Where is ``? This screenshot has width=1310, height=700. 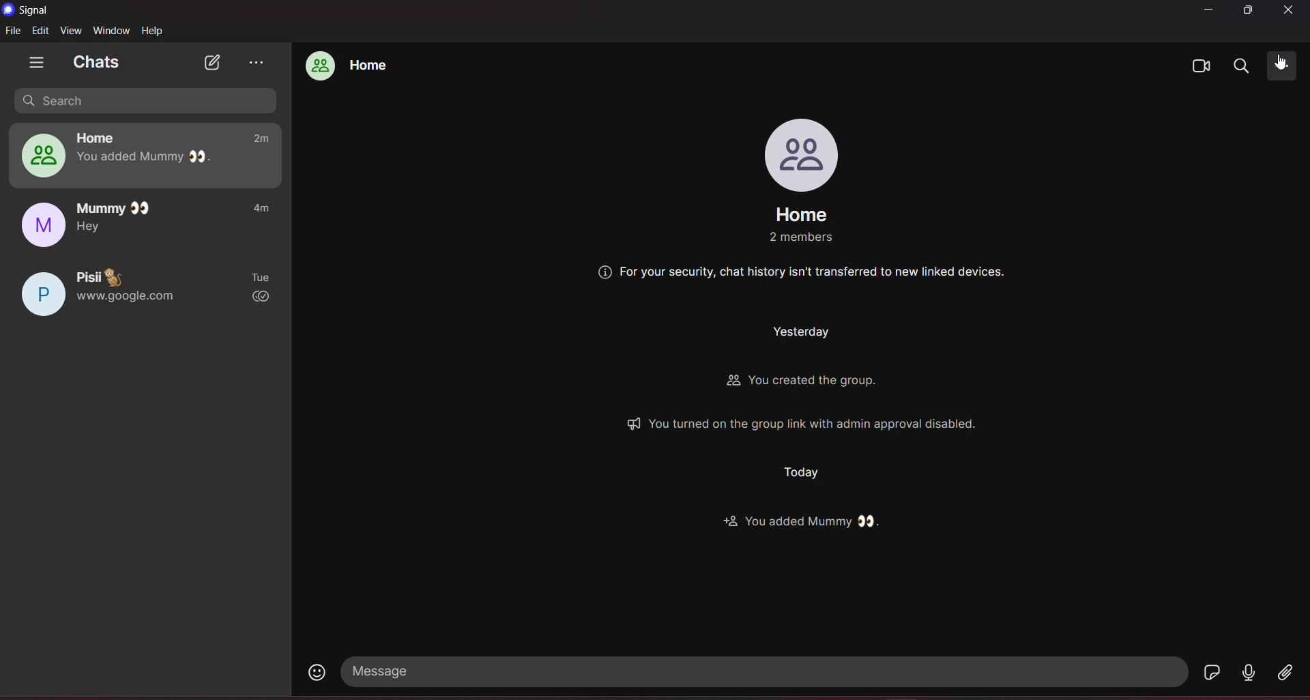
 is located at coordinates (801, 424).